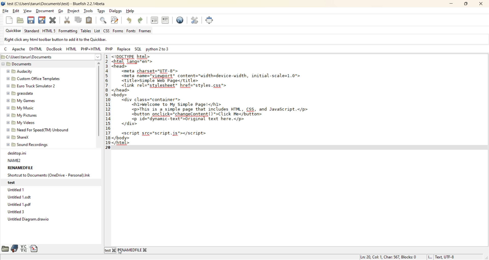 The height and width of the screenshot is (260, 489). What do you see at coordinates (71, 49) in the screenshot?
I see `html` at bounding box center [71, 49].